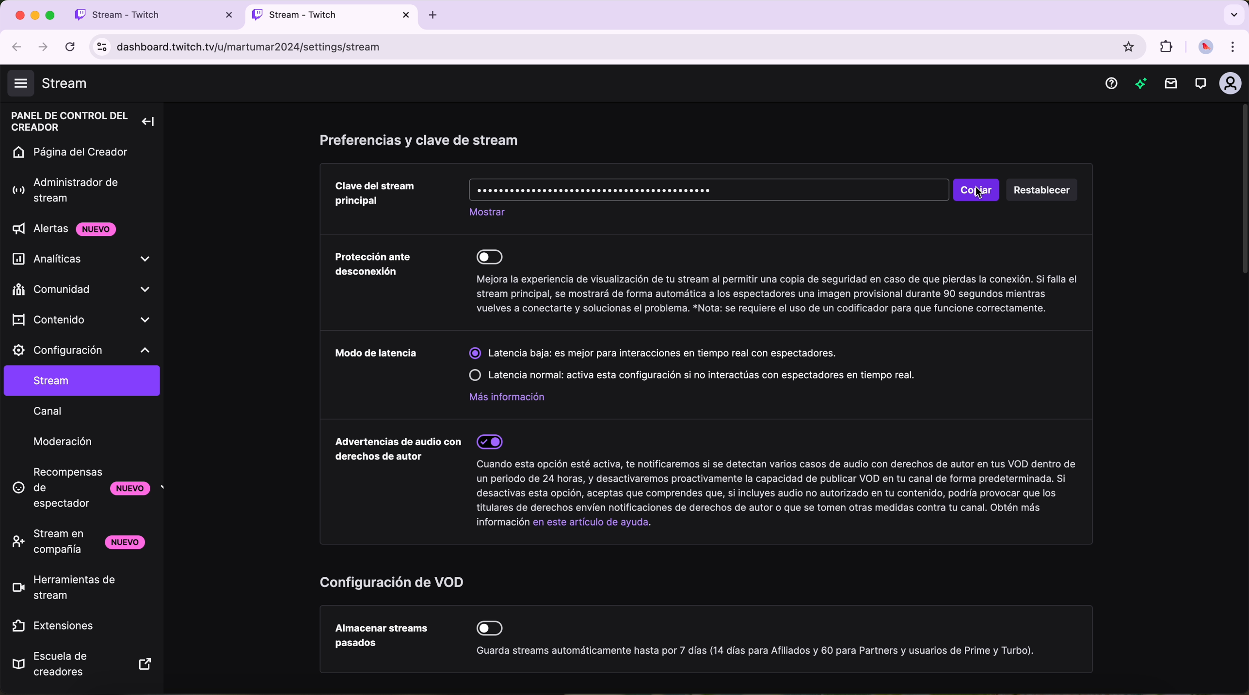 This screenshot has width=1249, height=695. Describe the element at coordinates (333, 15) in the screenshot. I see `open tab` at that location.